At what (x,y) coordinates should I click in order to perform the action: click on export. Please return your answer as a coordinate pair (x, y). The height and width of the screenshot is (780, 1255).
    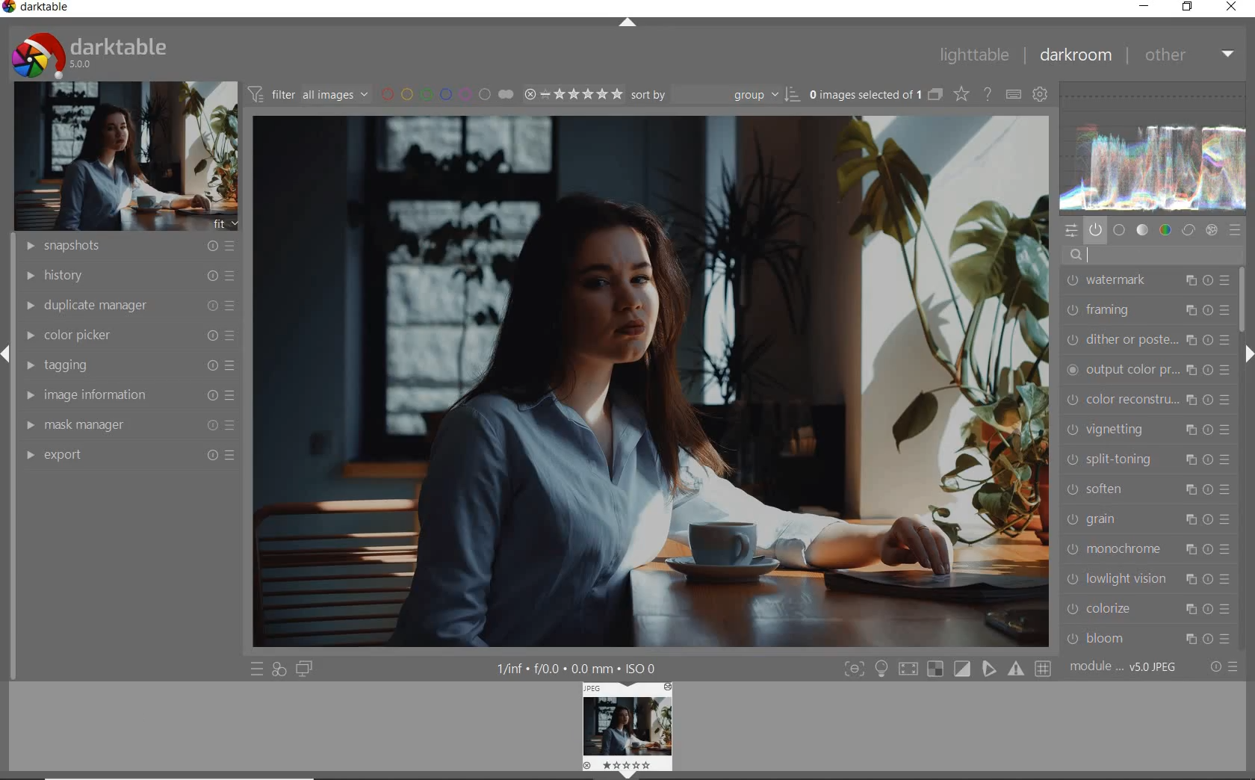
    Looking at the image, I should click on (128, 455).